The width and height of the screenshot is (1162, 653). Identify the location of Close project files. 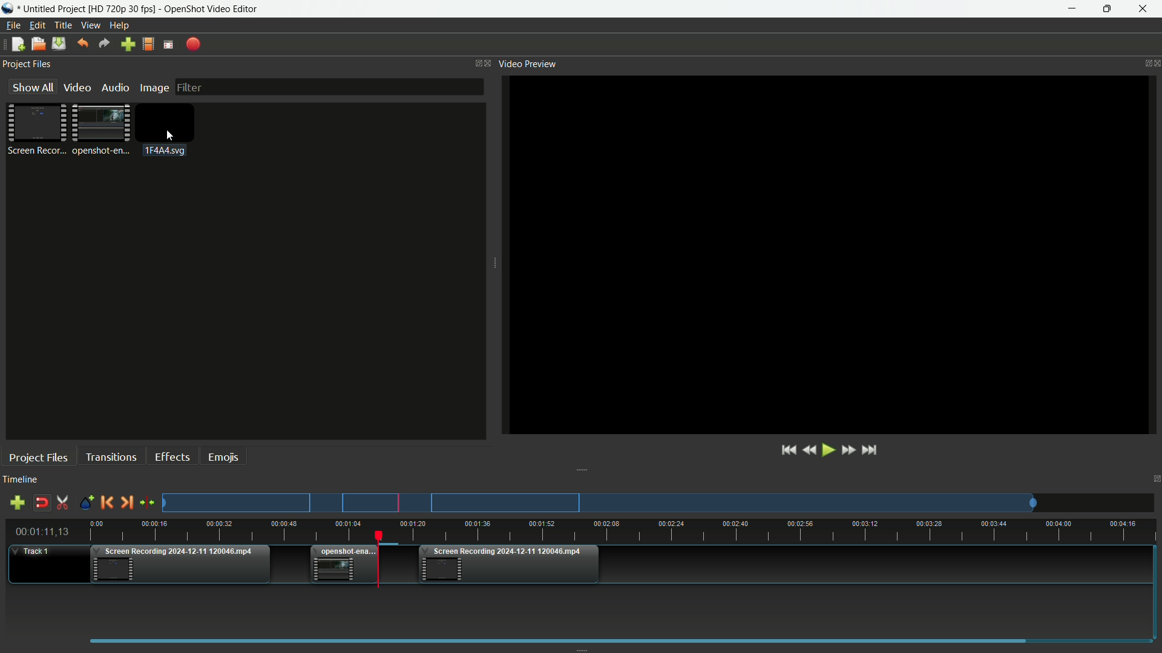
(490, 63).